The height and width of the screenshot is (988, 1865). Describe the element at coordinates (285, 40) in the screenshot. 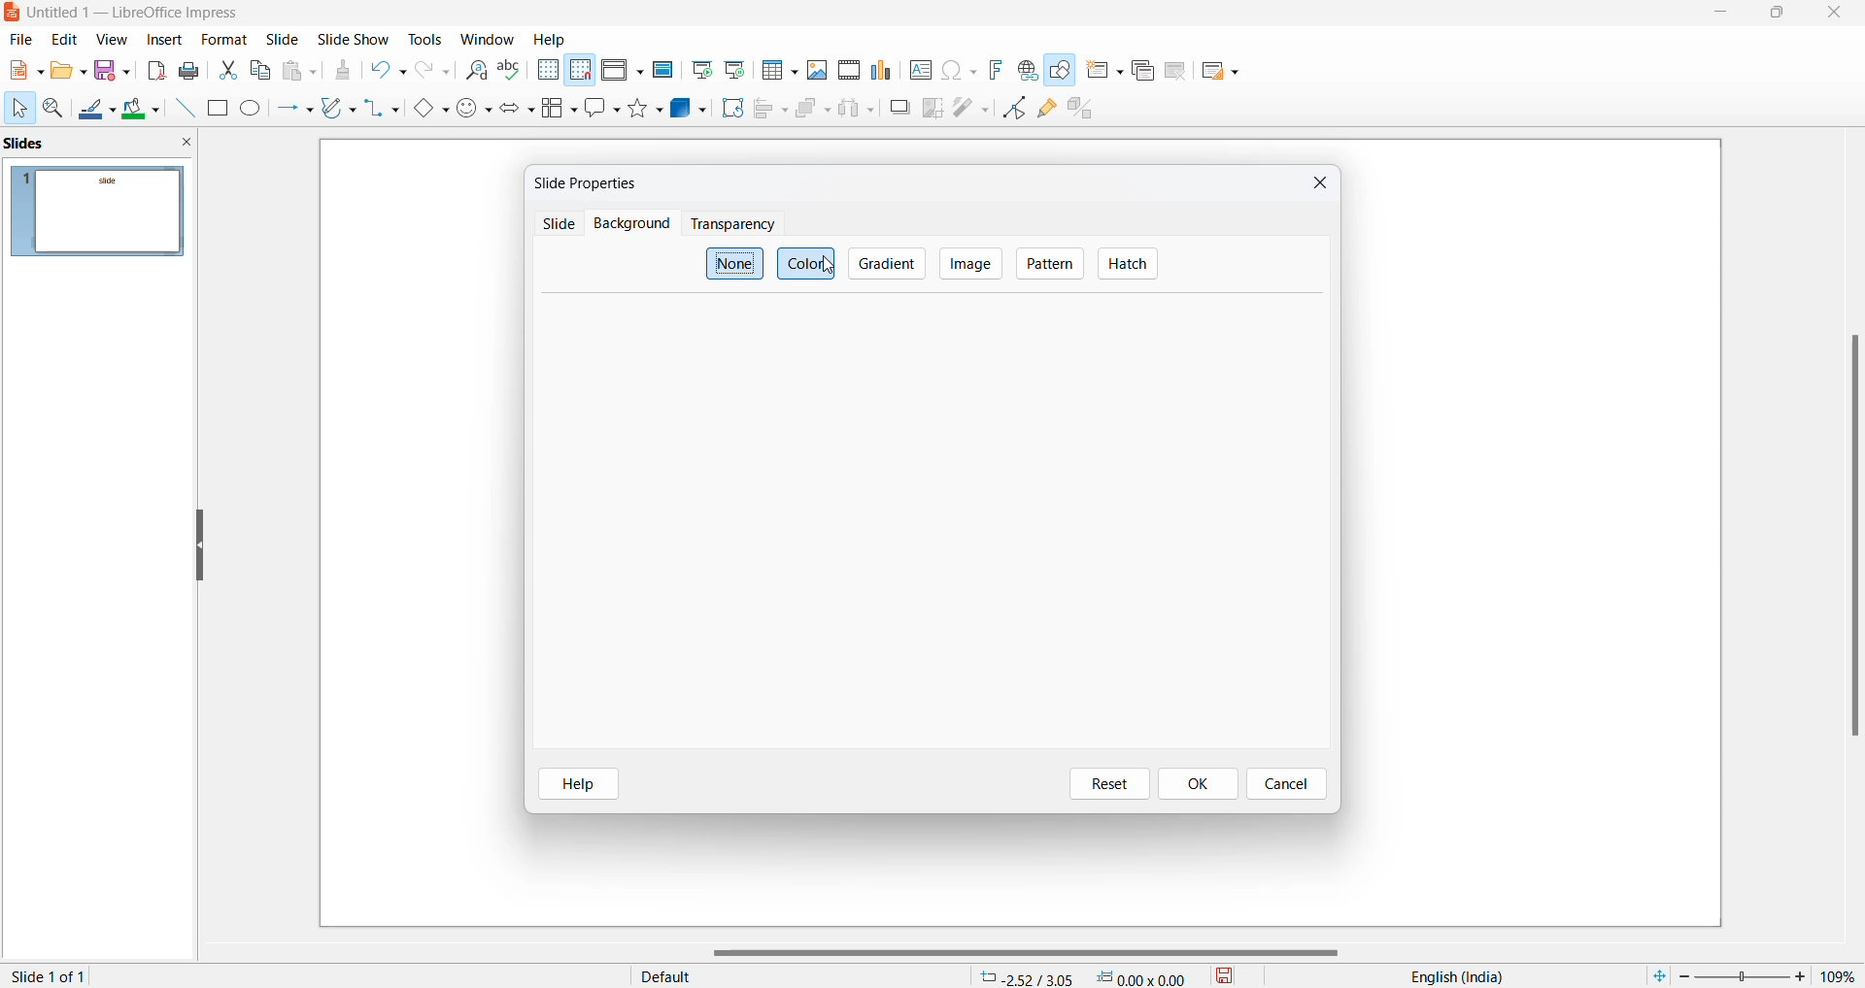

I see `slide` at that location.